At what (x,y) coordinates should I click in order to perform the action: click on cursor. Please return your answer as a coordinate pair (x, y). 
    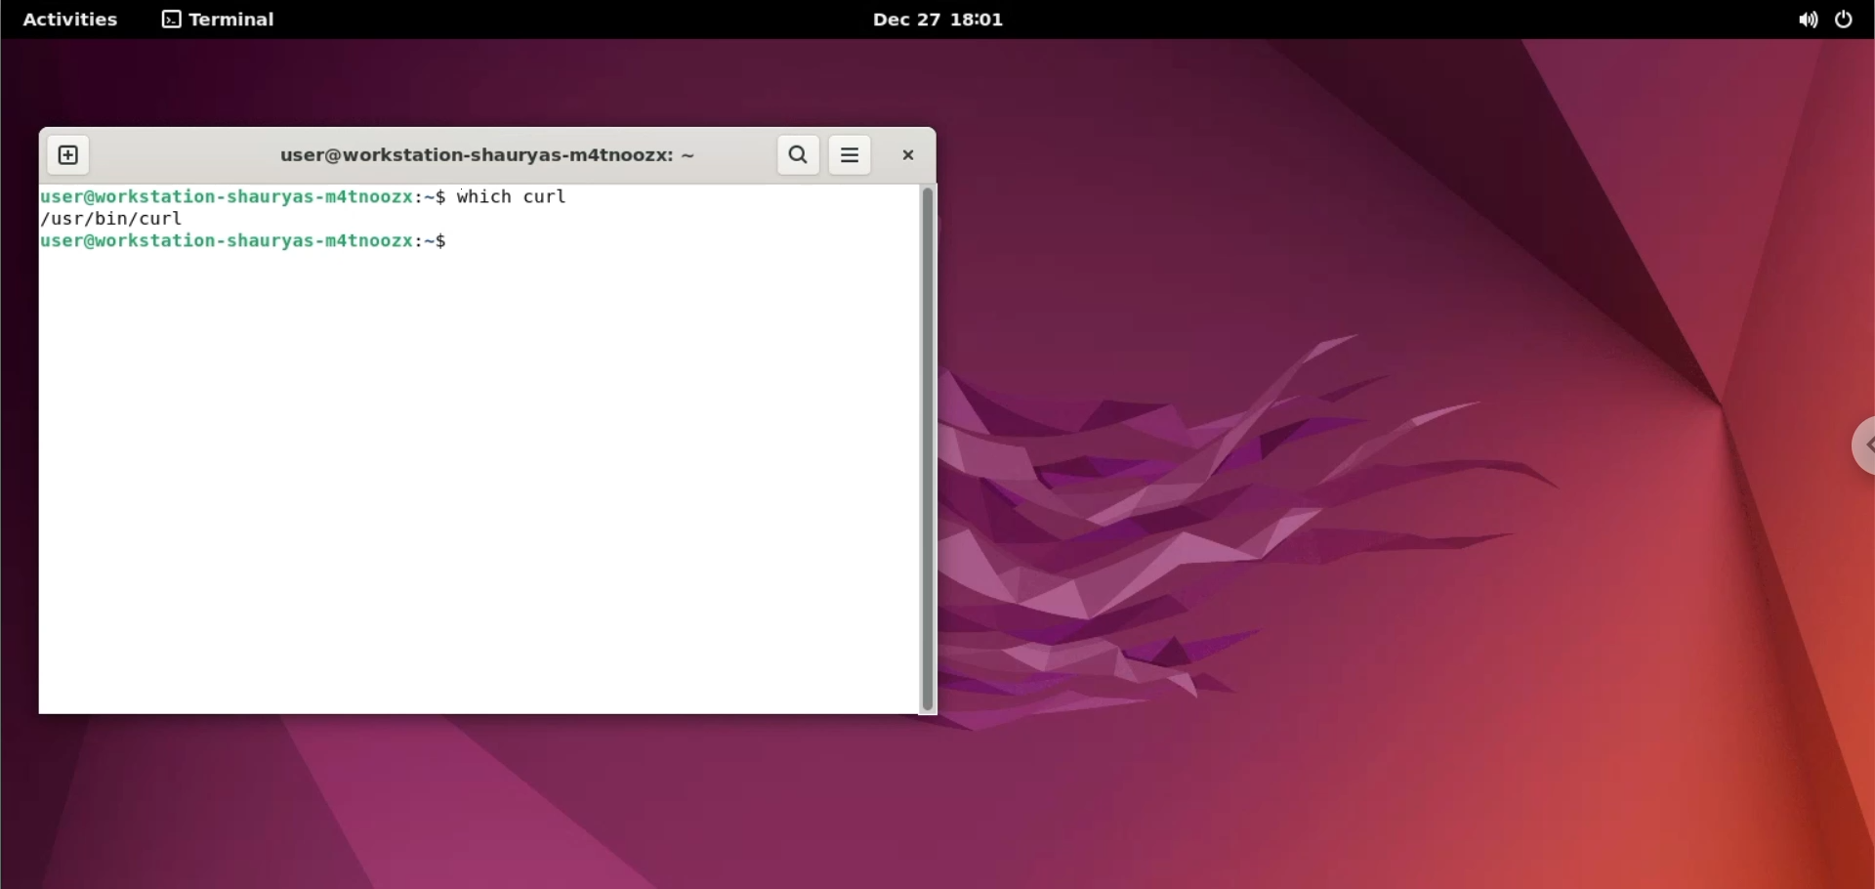
    Looking at the image, I should click on (460, 244).